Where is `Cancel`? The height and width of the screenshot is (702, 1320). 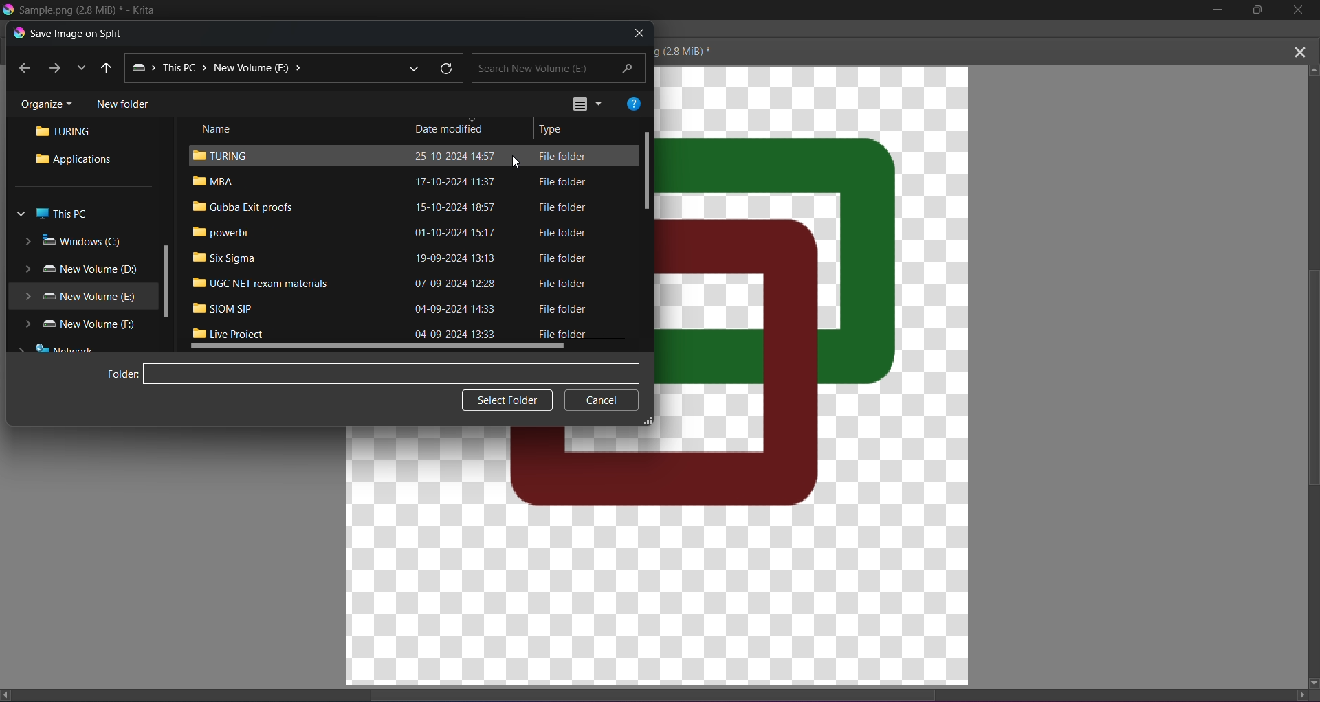
Cancel is located at coordinates (602, 402).